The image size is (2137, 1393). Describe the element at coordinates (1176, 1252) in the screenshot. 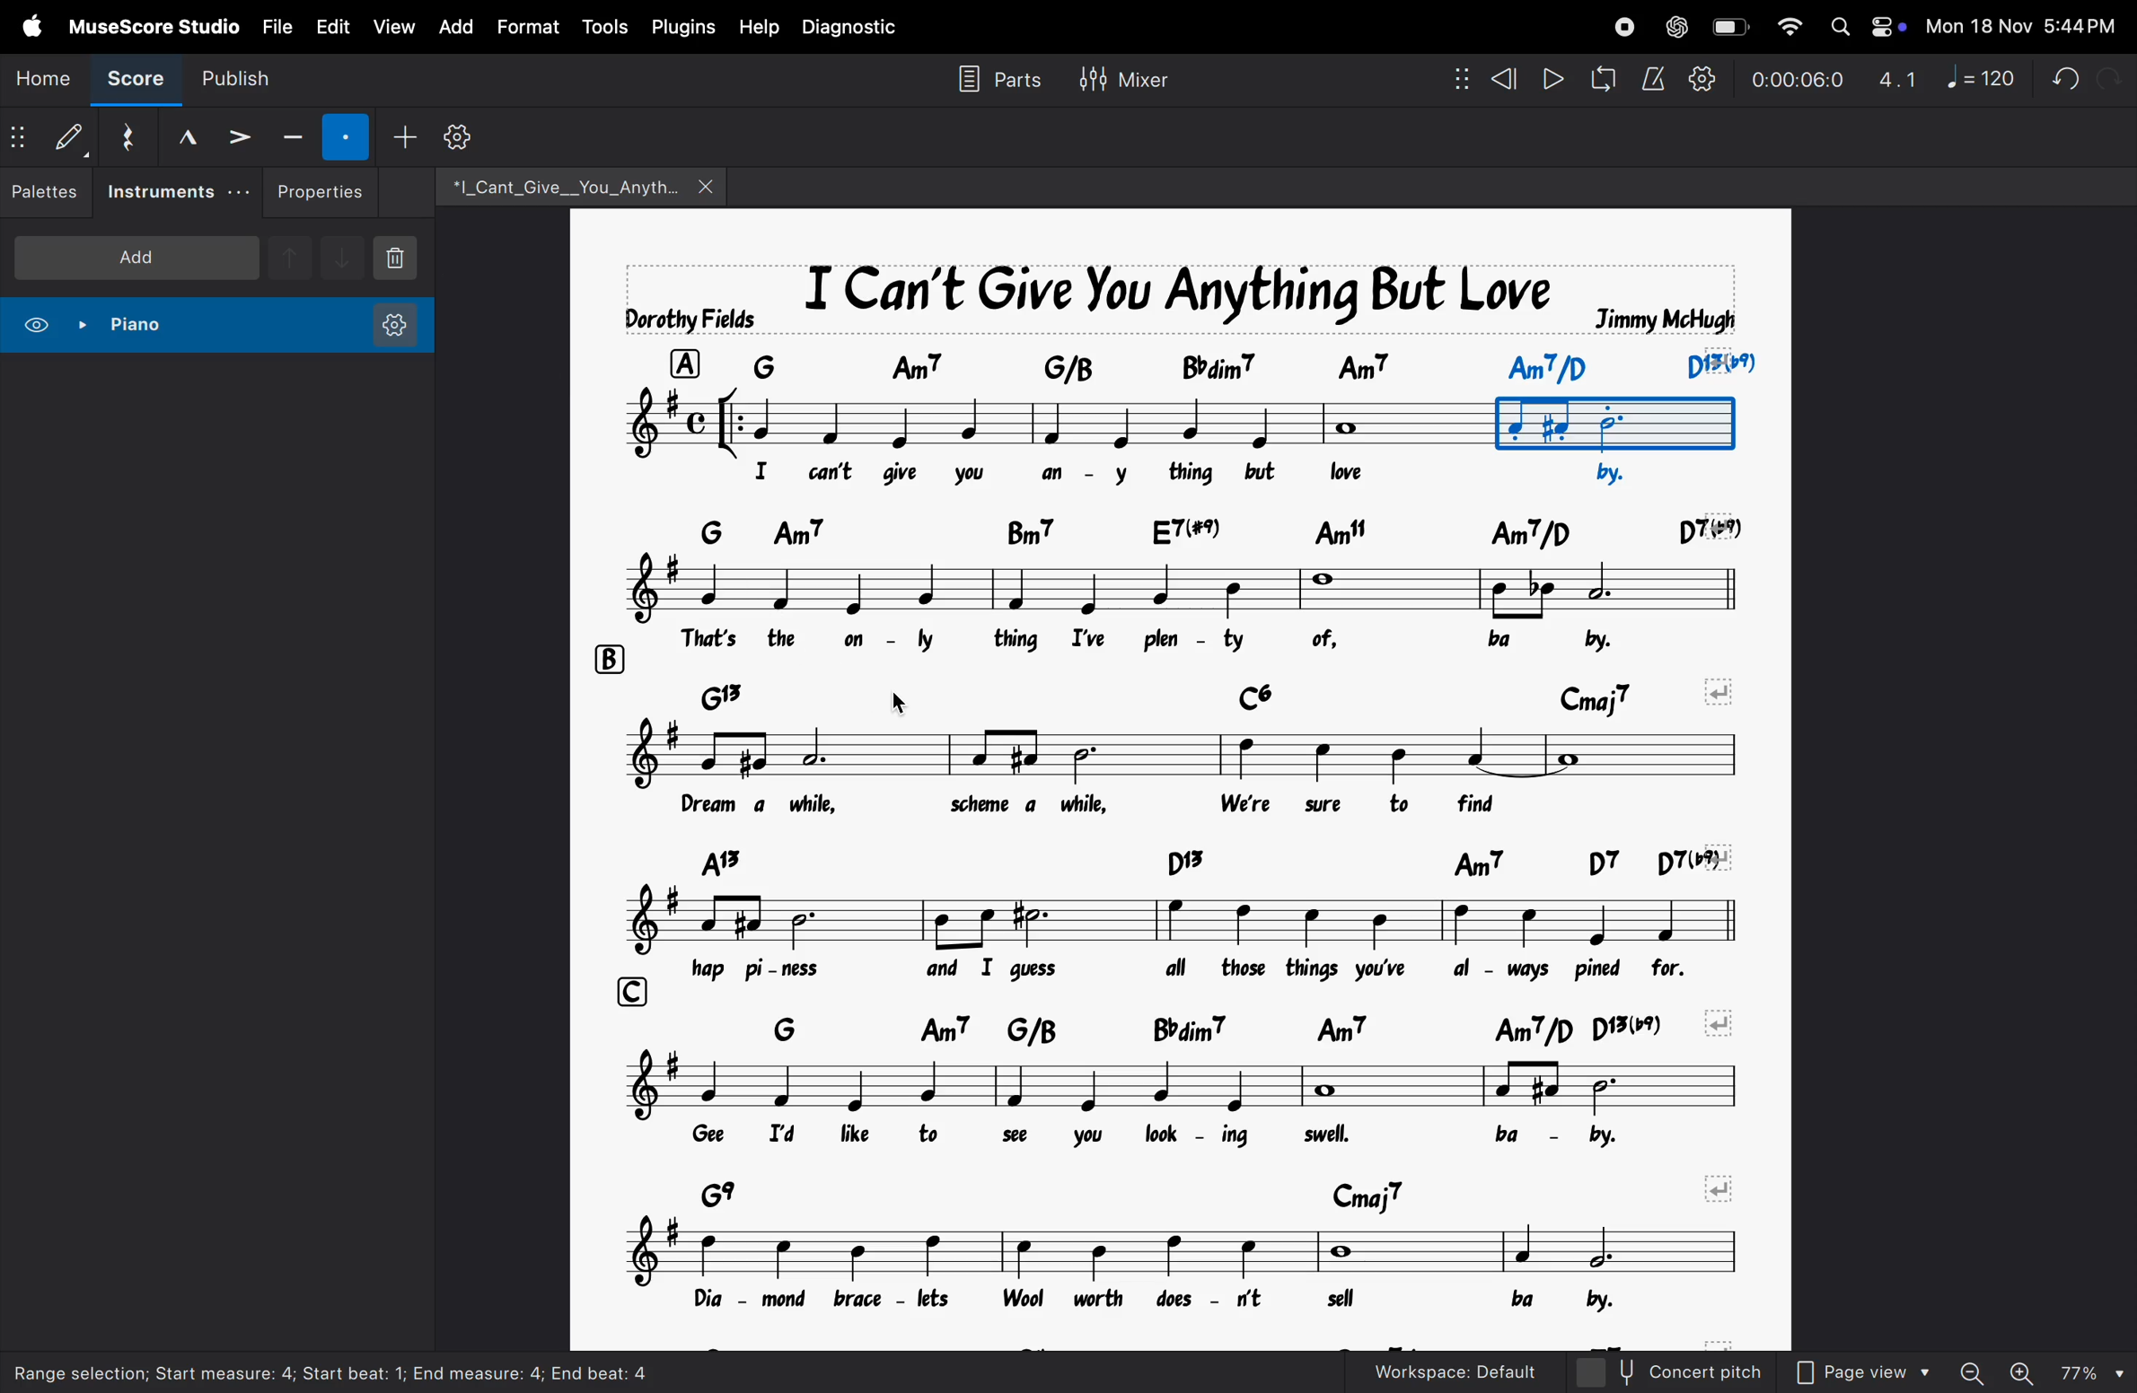

I see `notes` at that location.